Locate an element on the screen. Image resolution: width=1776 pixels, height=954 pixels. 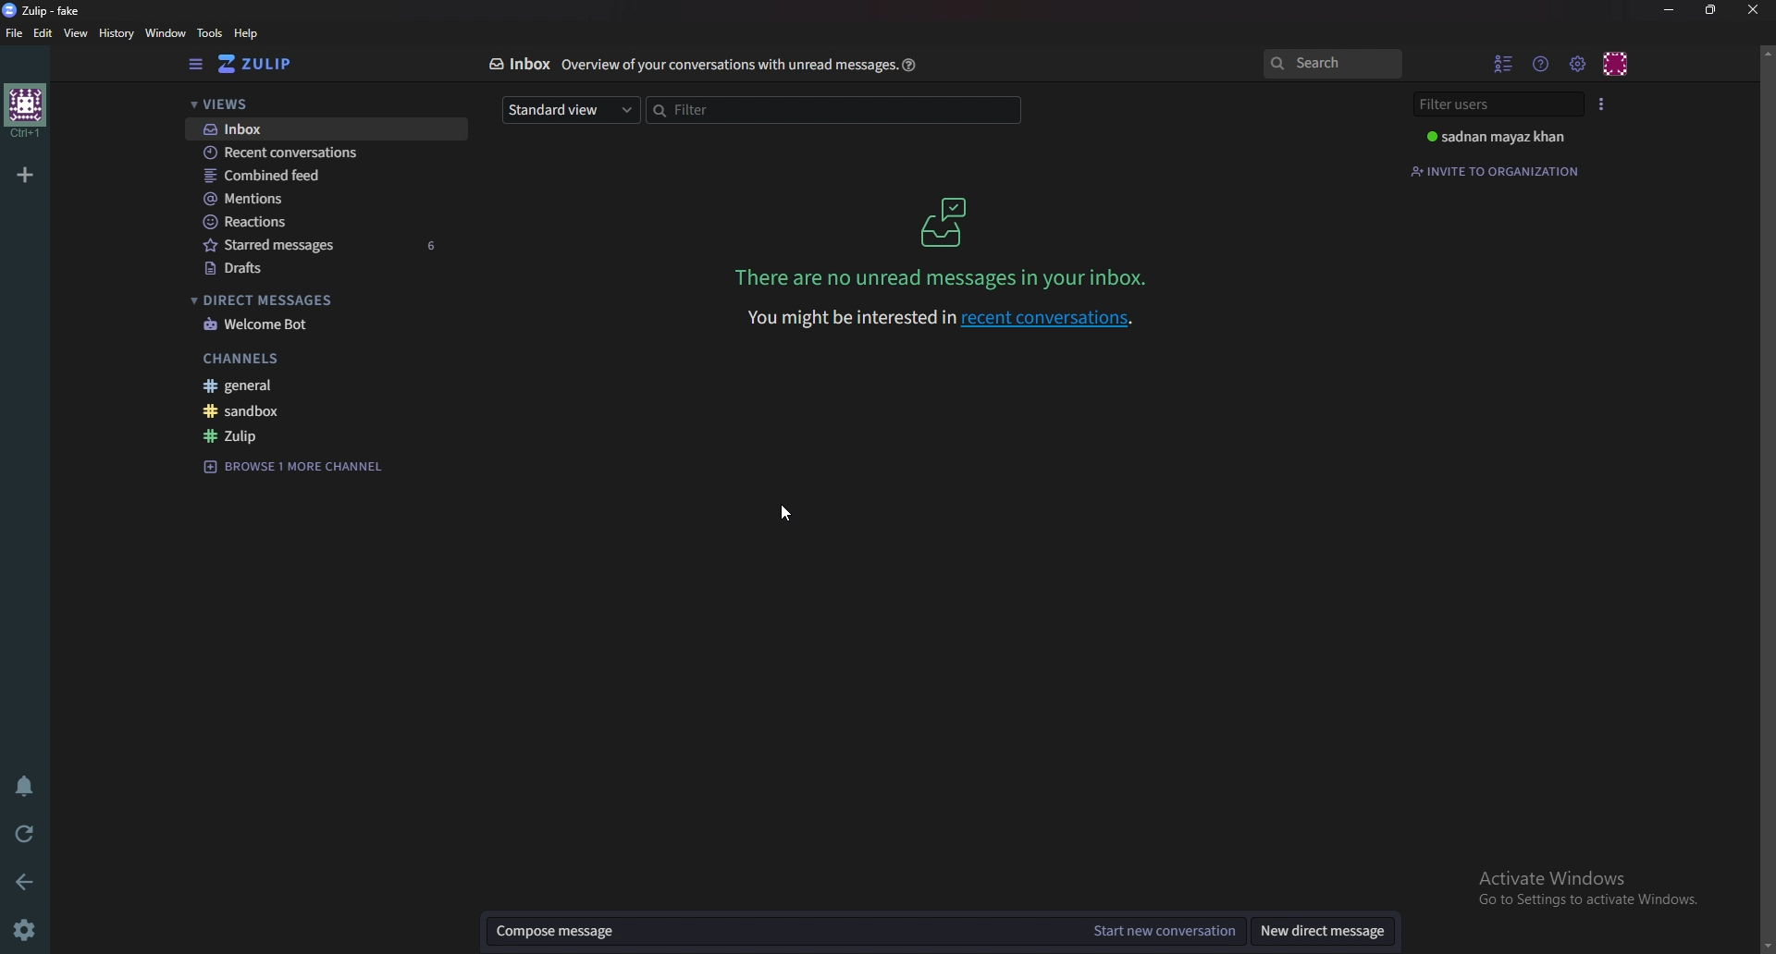
There are no unread messages in your inbox. is located at coordinates (941, 276).